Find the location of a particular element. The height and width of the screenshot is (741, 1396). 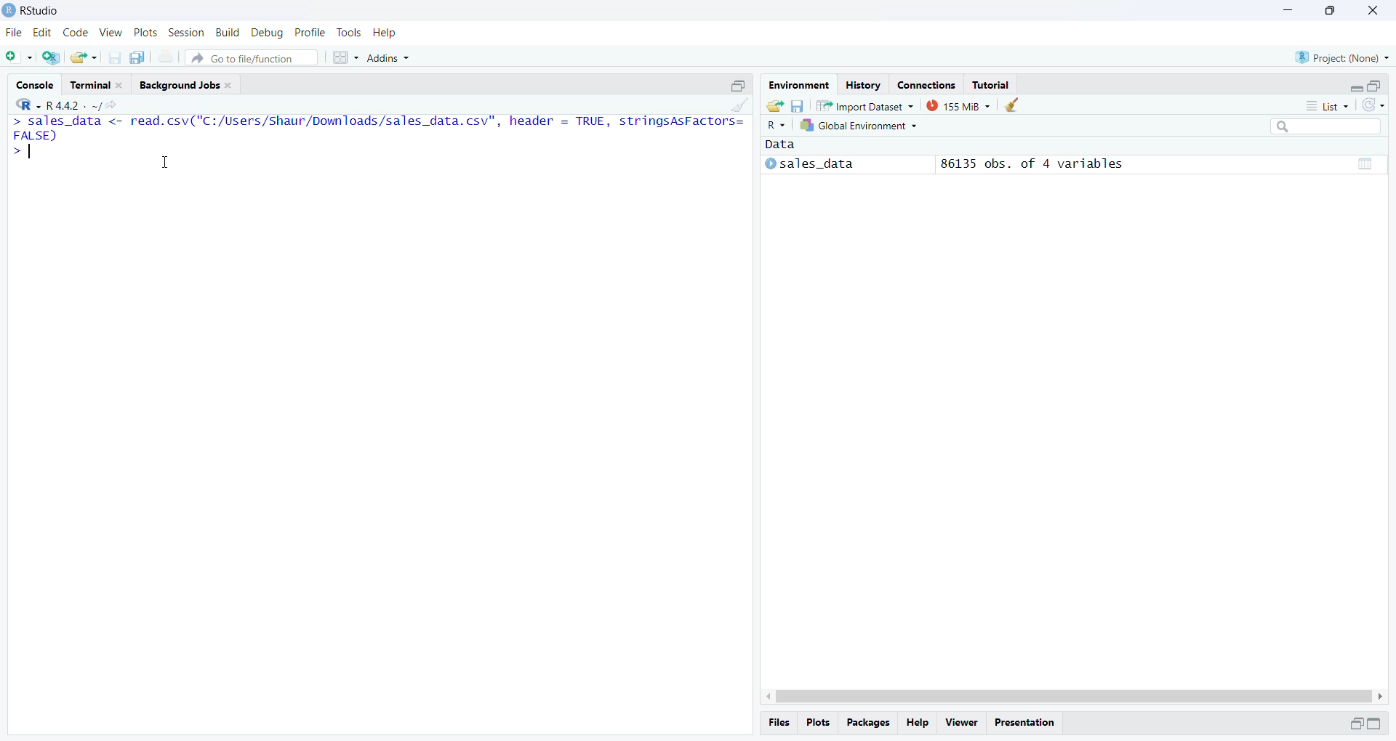

Debug is located at coordinates (268, 34).